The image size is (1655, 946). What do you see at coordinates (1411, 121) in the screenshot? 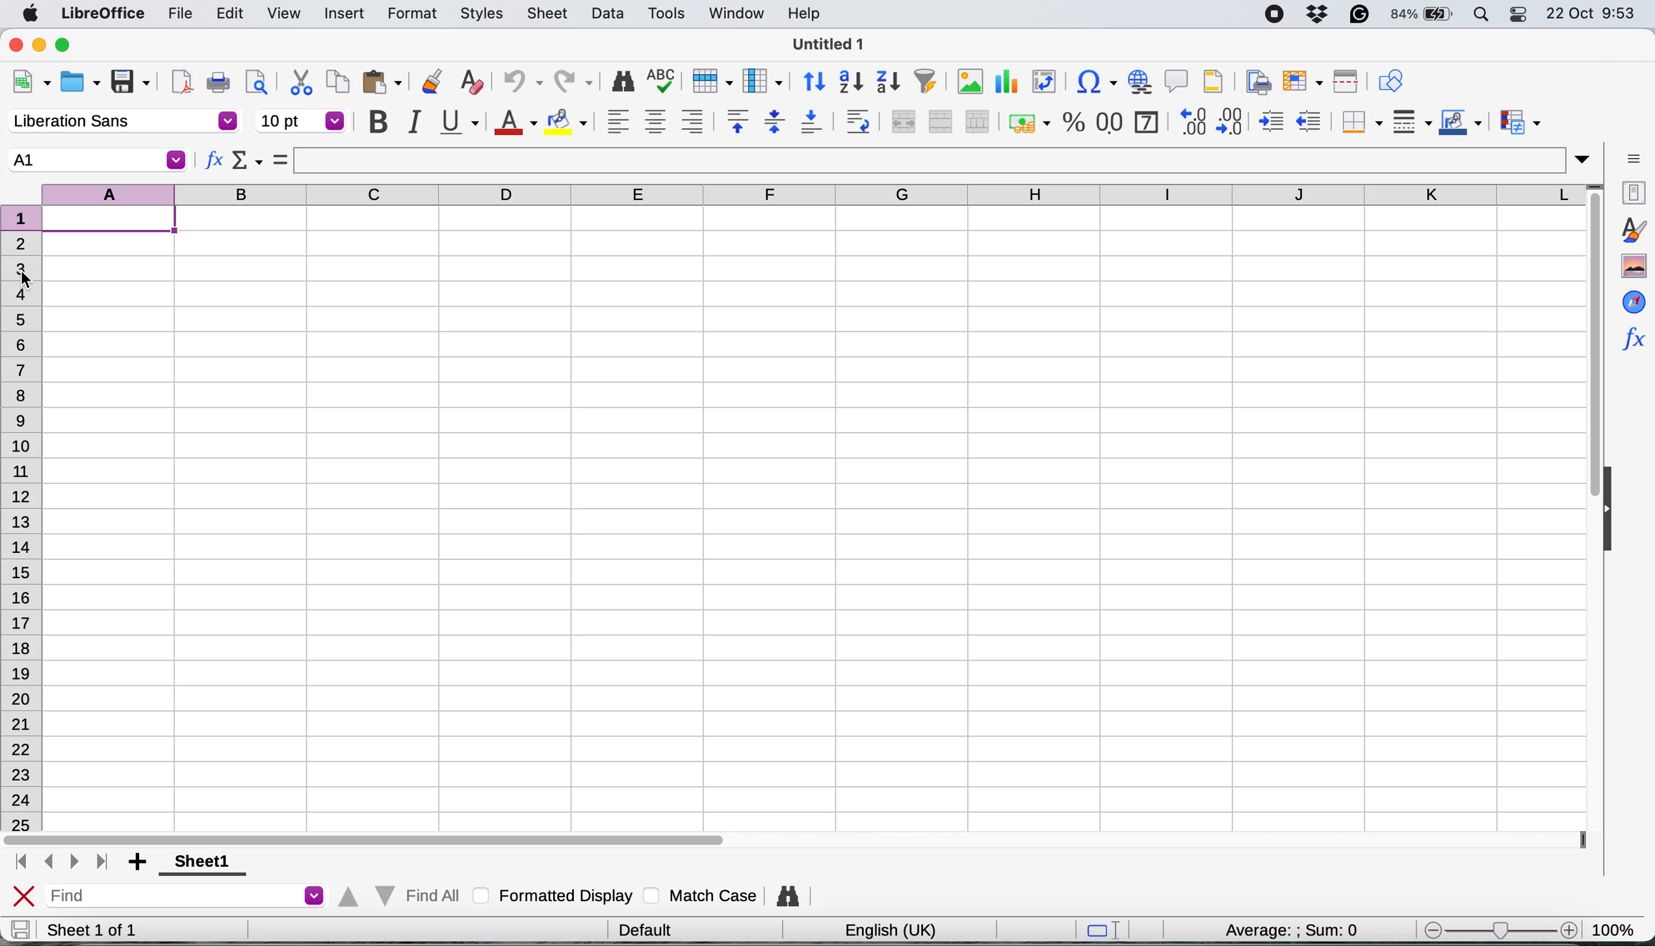
I see `border styles` at bounding box center [1411, 121].